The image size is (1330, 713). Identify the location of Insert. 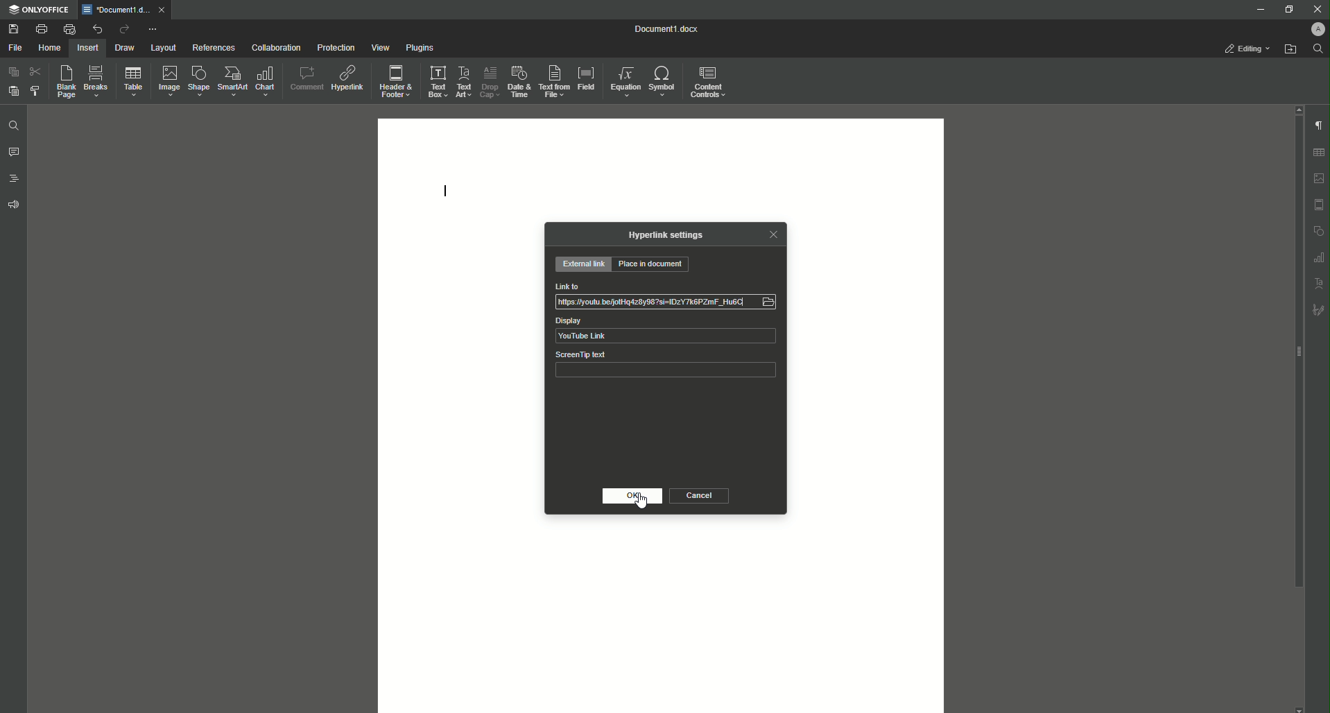
(89, 48).